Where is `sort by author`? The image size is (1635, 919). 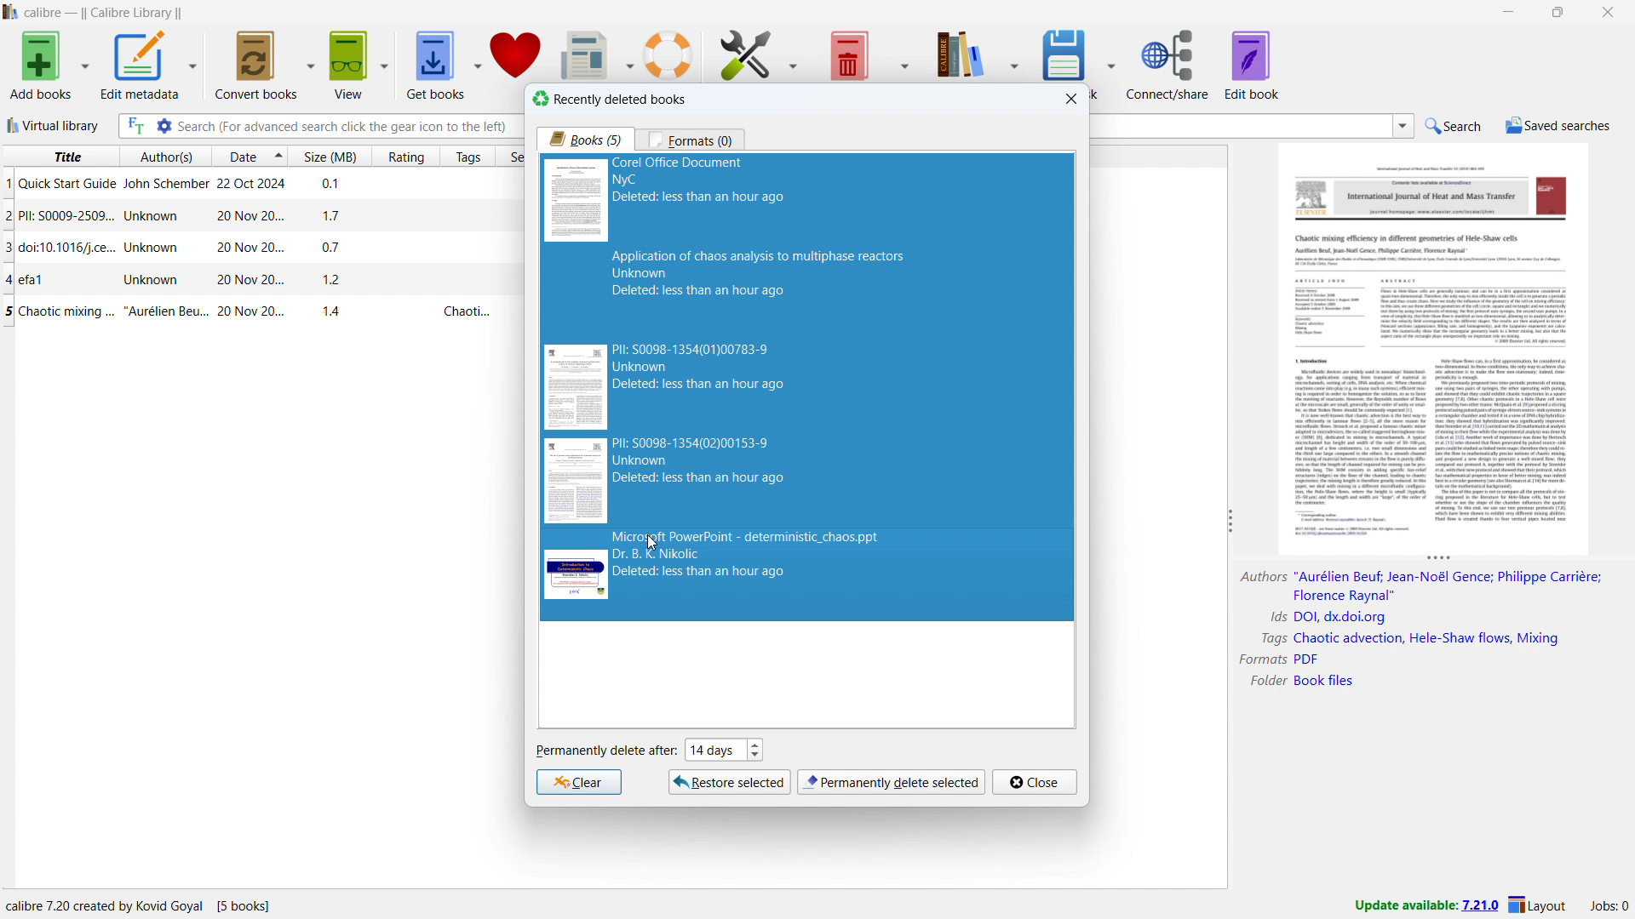
sort by author is located at coordinates (163, 156).